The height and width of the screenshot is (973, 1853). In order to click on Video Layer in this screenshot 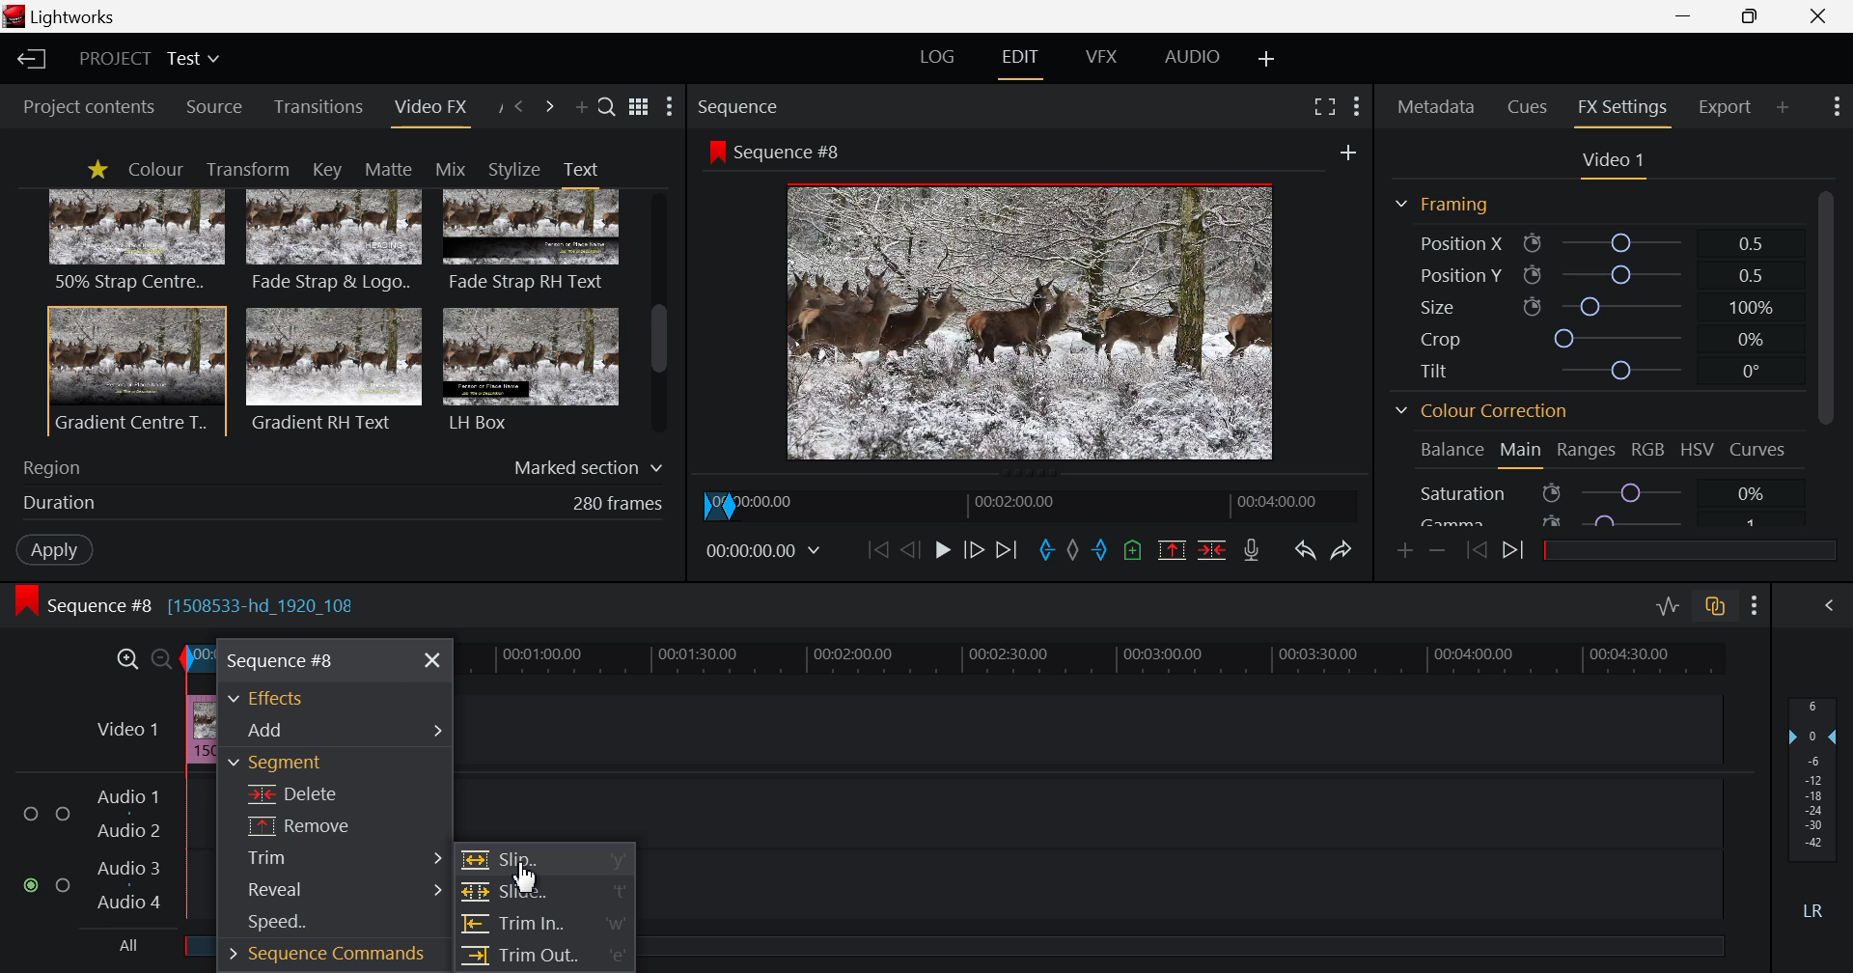, I will do `click(125, 726)`.